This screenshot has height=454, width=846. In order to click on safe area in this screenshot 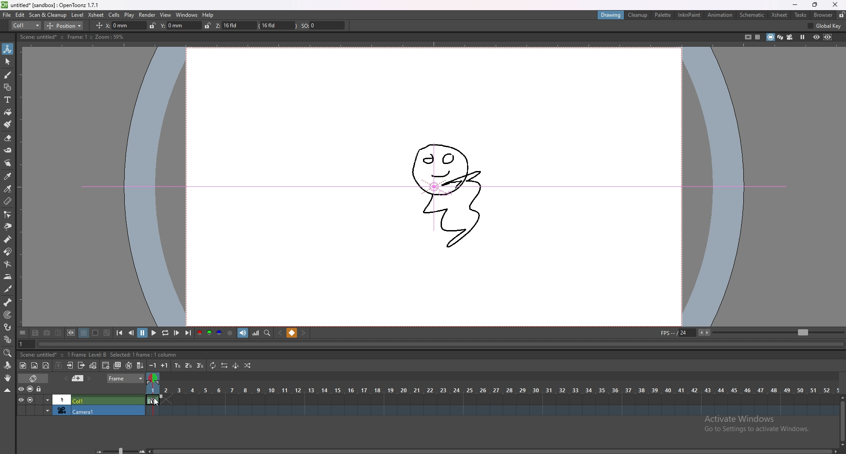, I will do `click(747, 37)`.